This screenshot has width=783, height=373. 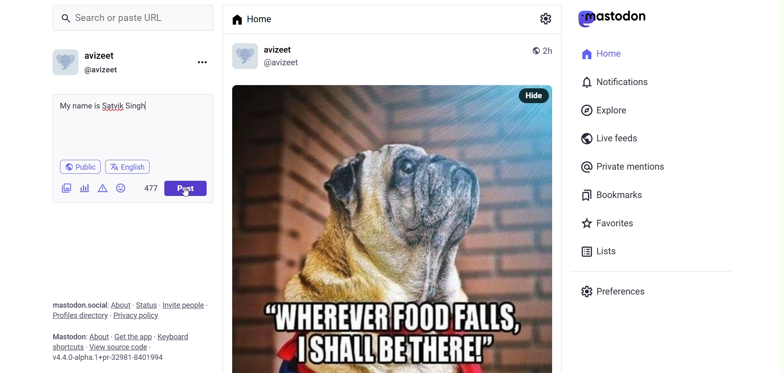 What do you see at coordinates (618, 196) in the screenshot?
I see `Bookmarks` at bounding box center [618, 196].